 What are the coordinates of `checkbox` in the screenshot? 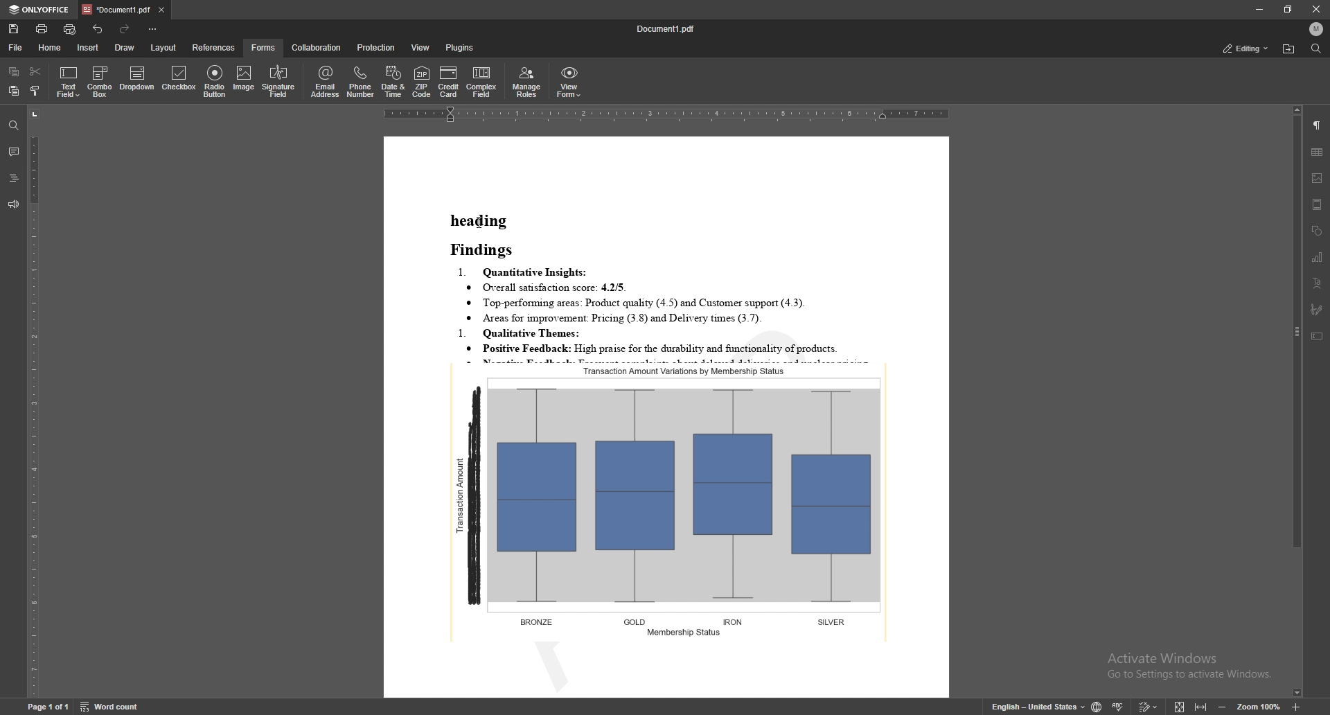 It's located at (178, 80).